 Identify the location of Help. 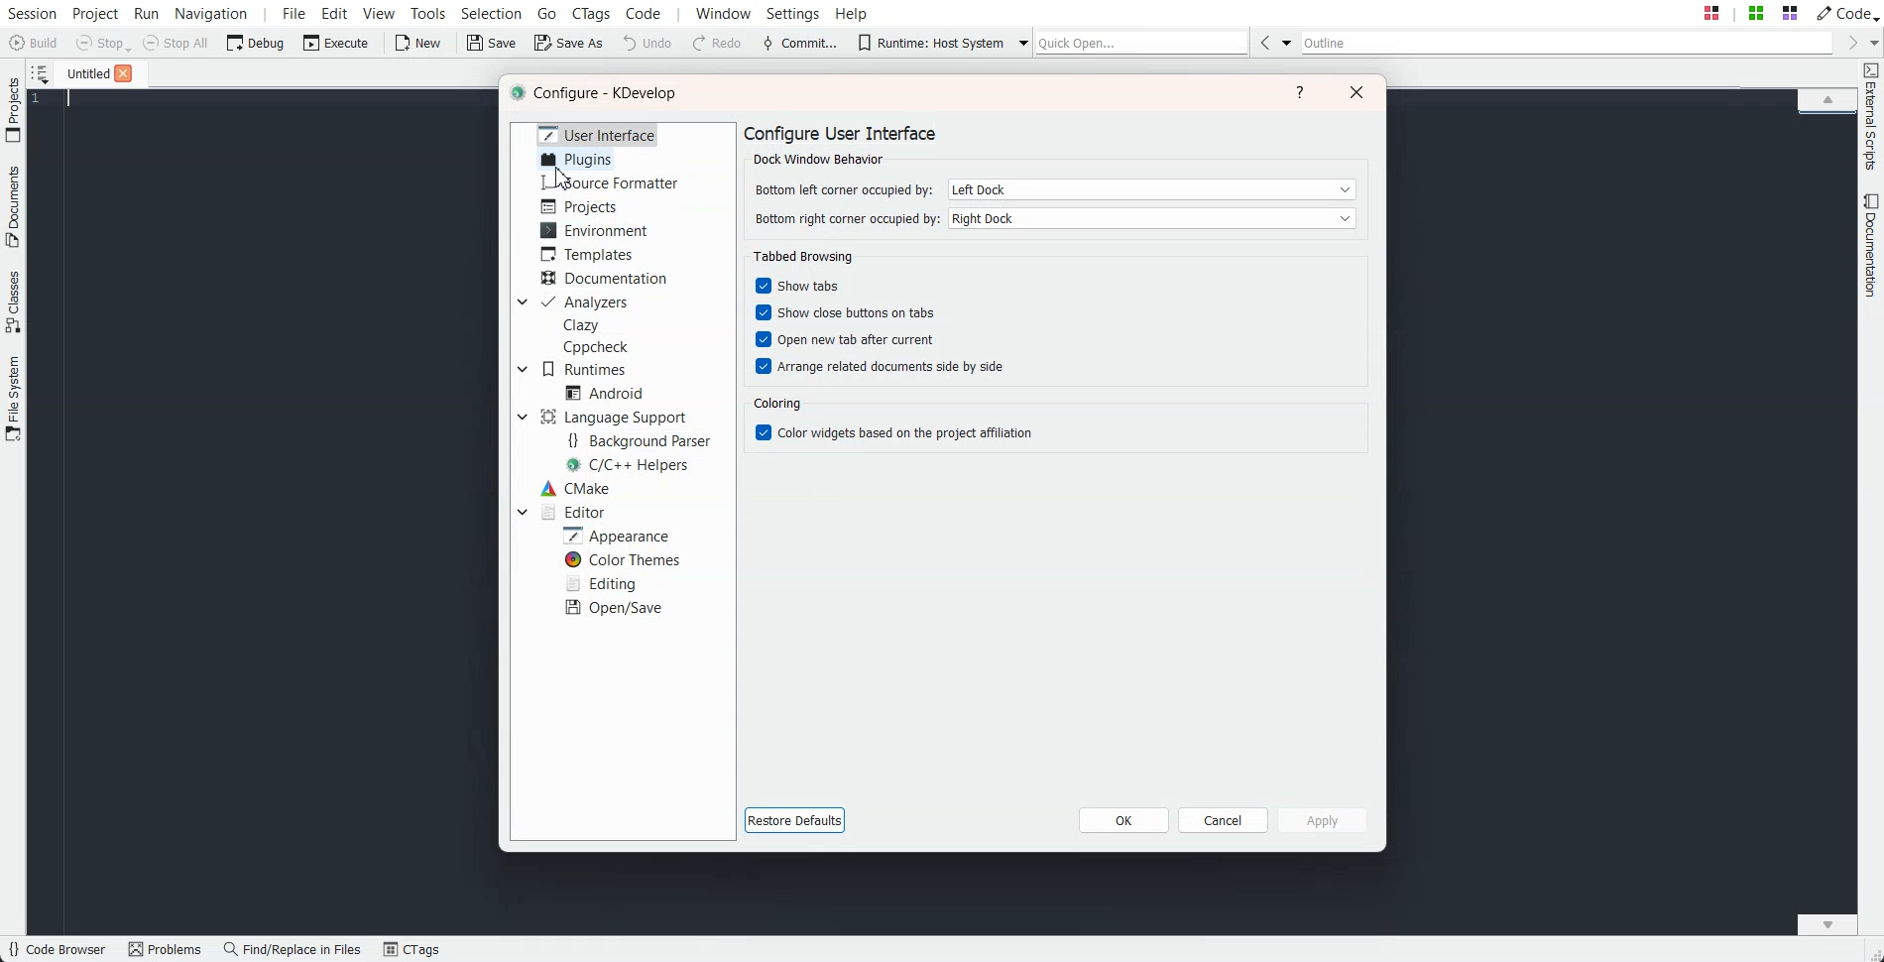
(1301, 92).